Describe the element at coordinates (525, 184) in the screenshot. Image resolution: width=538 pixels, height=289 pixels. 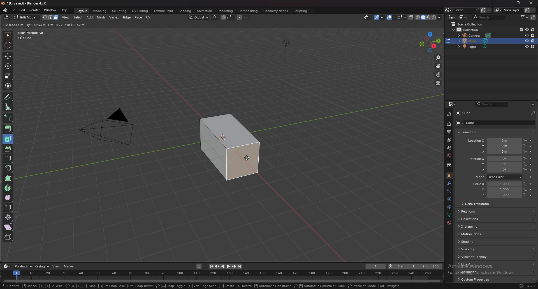
I see `lock` at that location.